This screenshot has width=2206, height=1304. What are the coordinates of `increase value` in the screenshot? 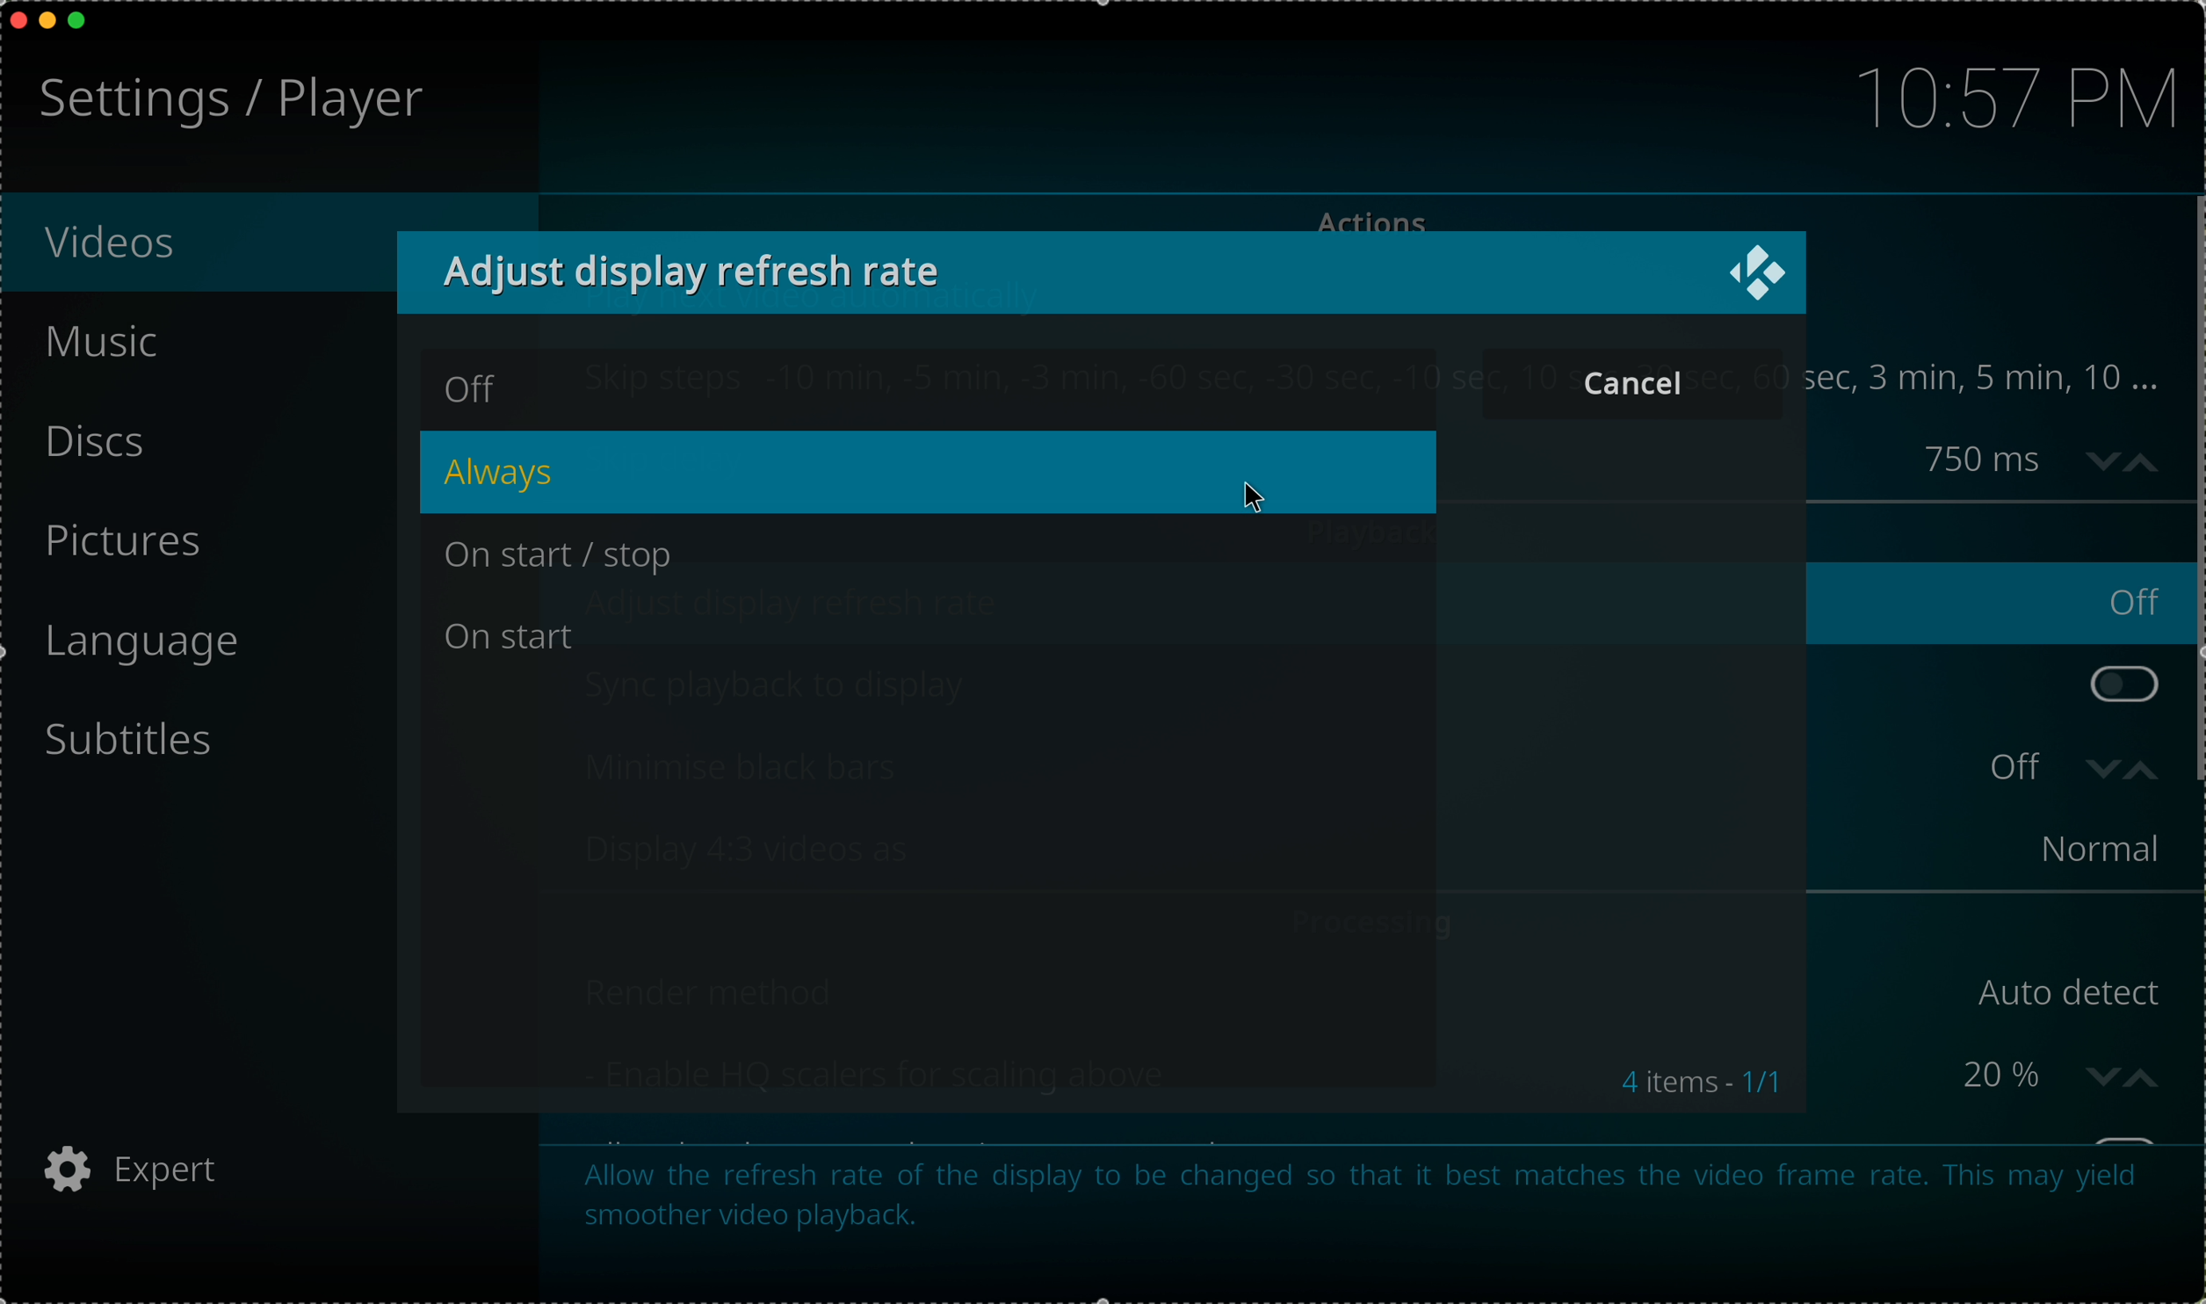 It's located at (2148, 774).